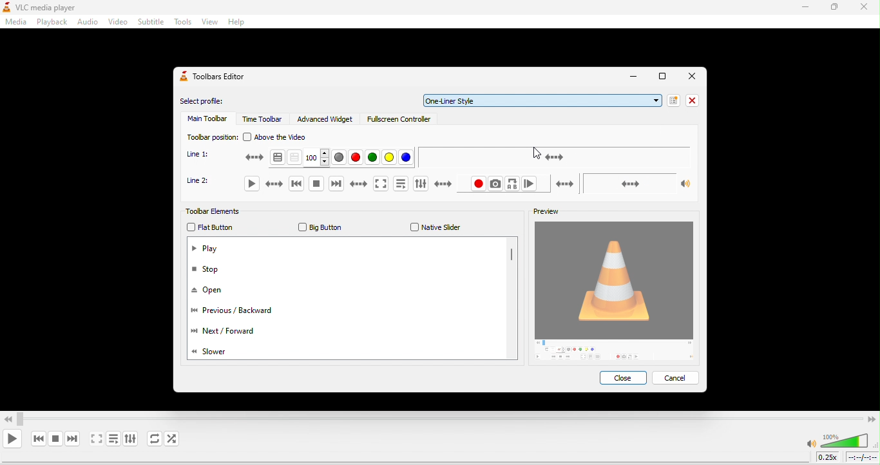 The image size is (880, 465). What do you see at coordinates (622, 377) in the screenshot?
I see `close` at bounding box center [622, 377].